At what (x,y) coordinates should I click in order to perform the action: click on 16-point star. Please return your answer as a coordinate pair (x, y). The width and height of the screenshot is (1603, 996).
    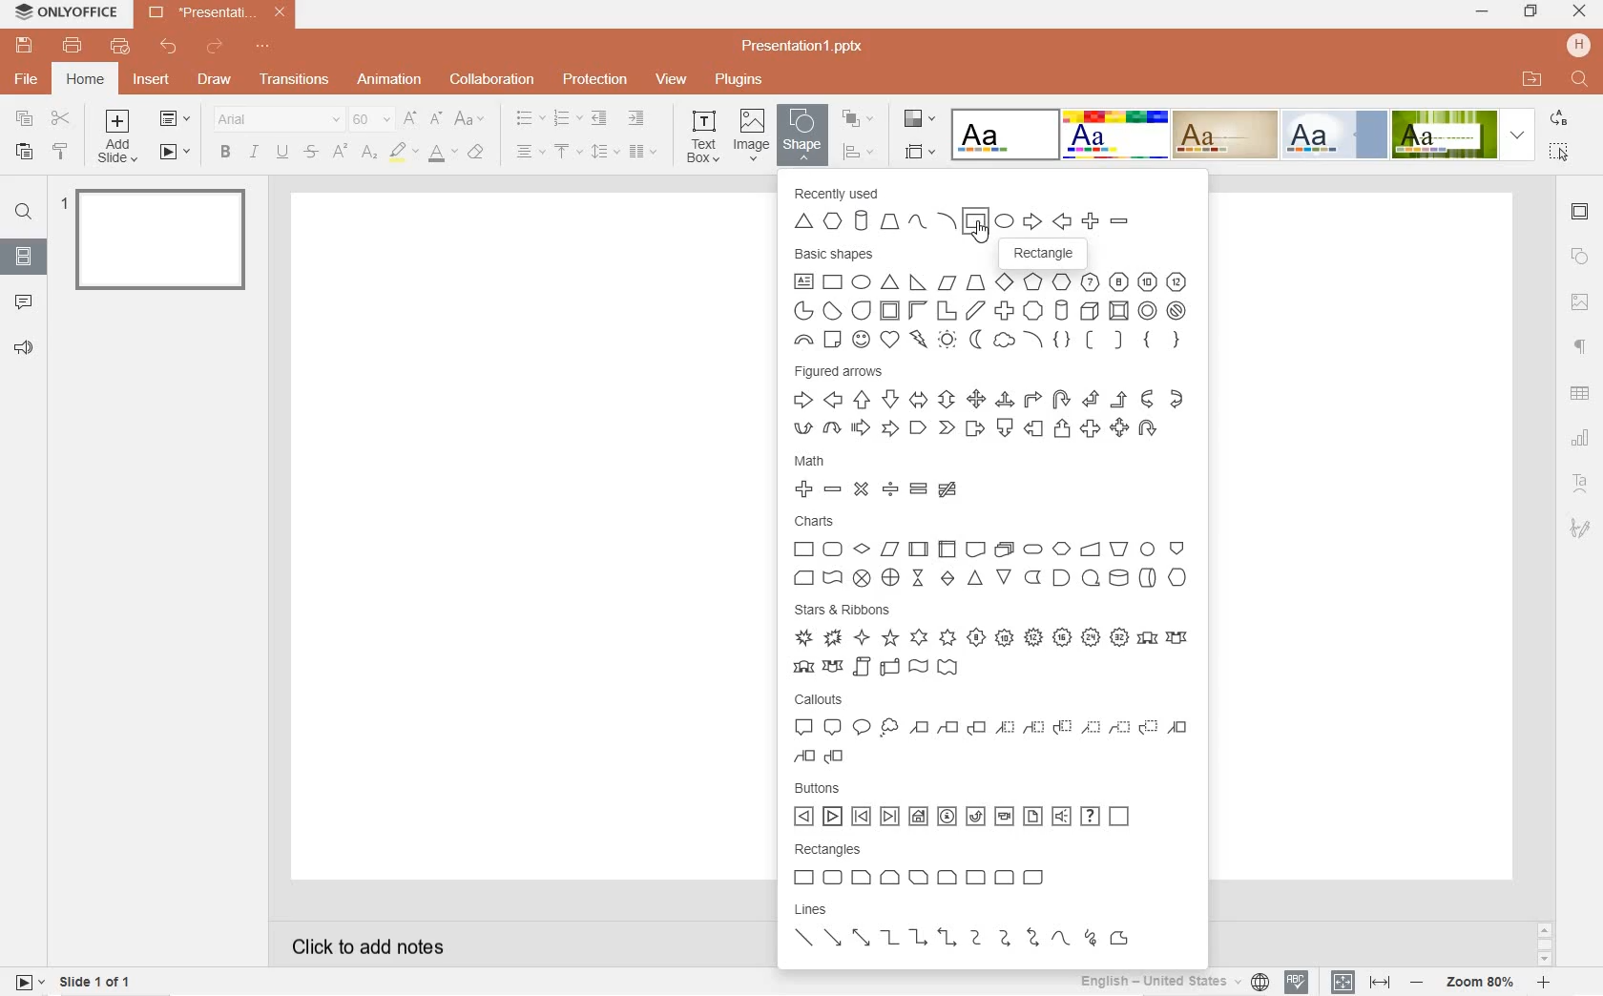
    Looking at the image, I should click on (1063, 636).